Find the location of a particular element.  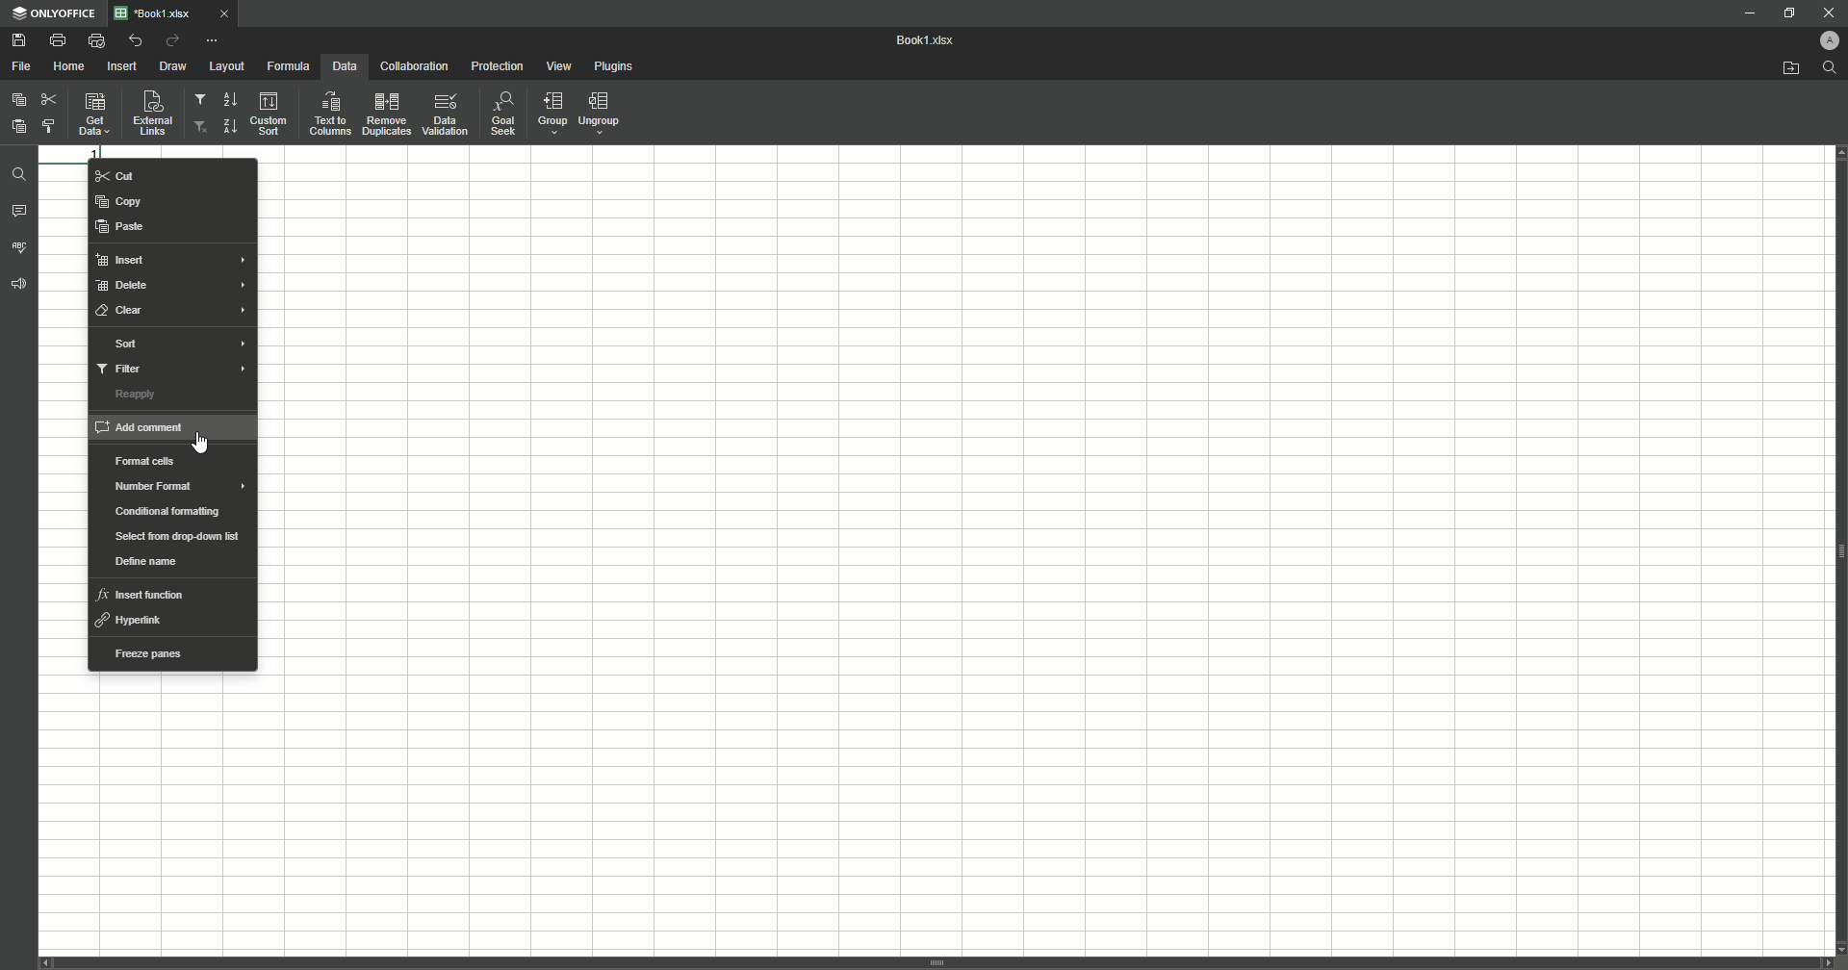

Sort Down is located at coordinates (230, 99).